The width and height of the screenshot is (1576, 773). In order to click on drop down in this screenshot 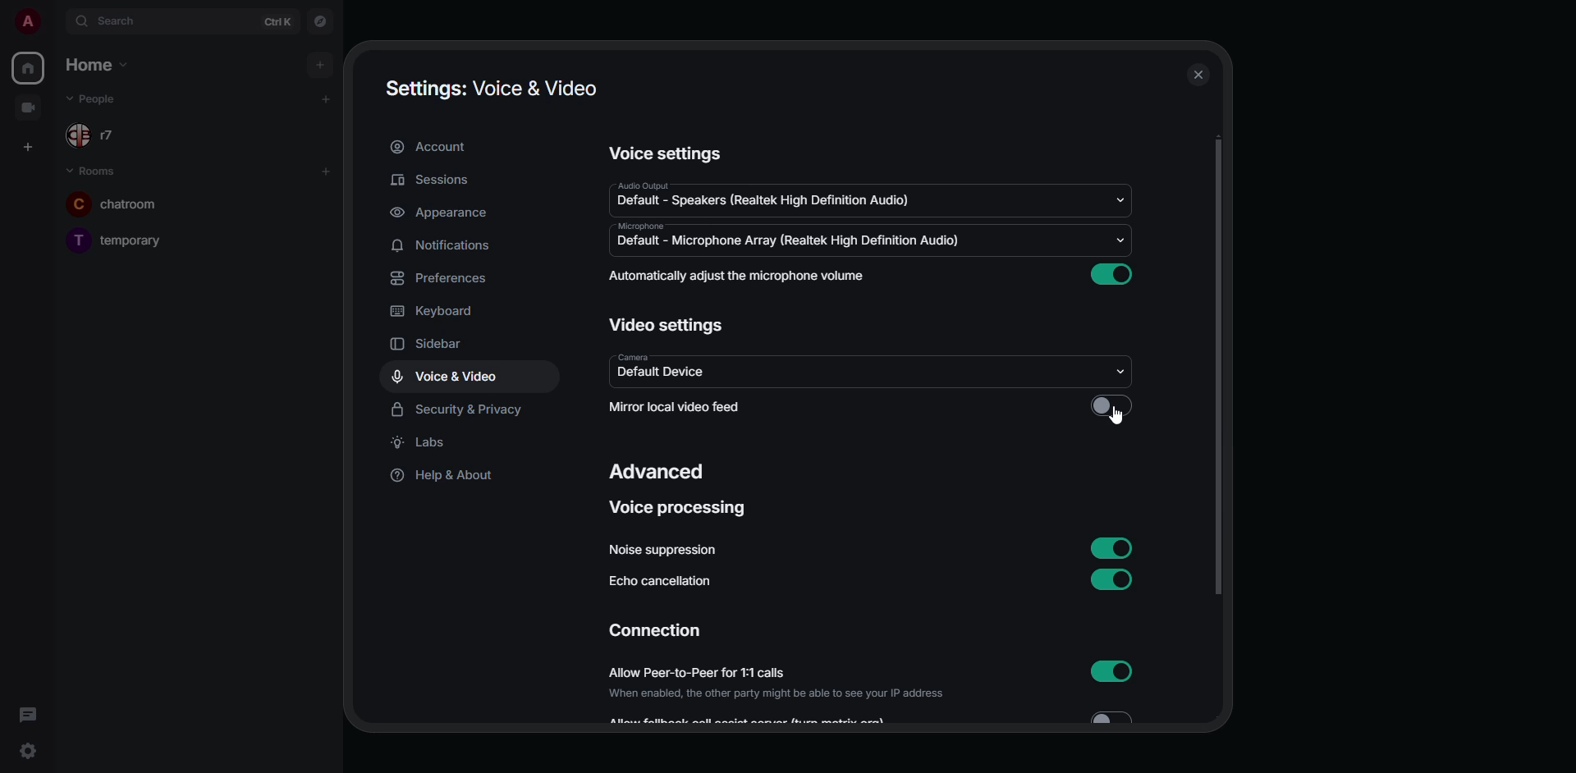, I will do `click(1120, 240)`.